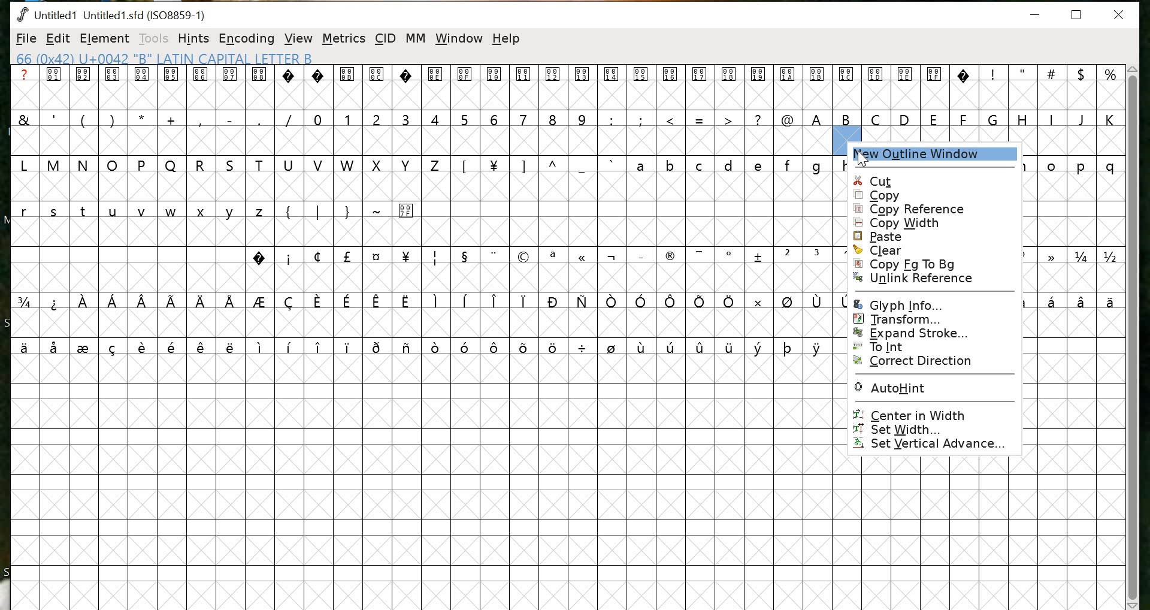 This screenshot has height=610, width=1150. I want to click on copy reference, so click(919, 210).